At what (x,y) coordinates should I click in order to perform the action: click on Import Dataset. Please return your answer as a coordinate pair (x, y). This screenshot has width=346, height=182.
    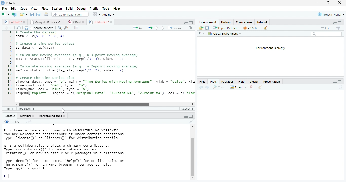
    Looking at the image, I should click on (227, 28).